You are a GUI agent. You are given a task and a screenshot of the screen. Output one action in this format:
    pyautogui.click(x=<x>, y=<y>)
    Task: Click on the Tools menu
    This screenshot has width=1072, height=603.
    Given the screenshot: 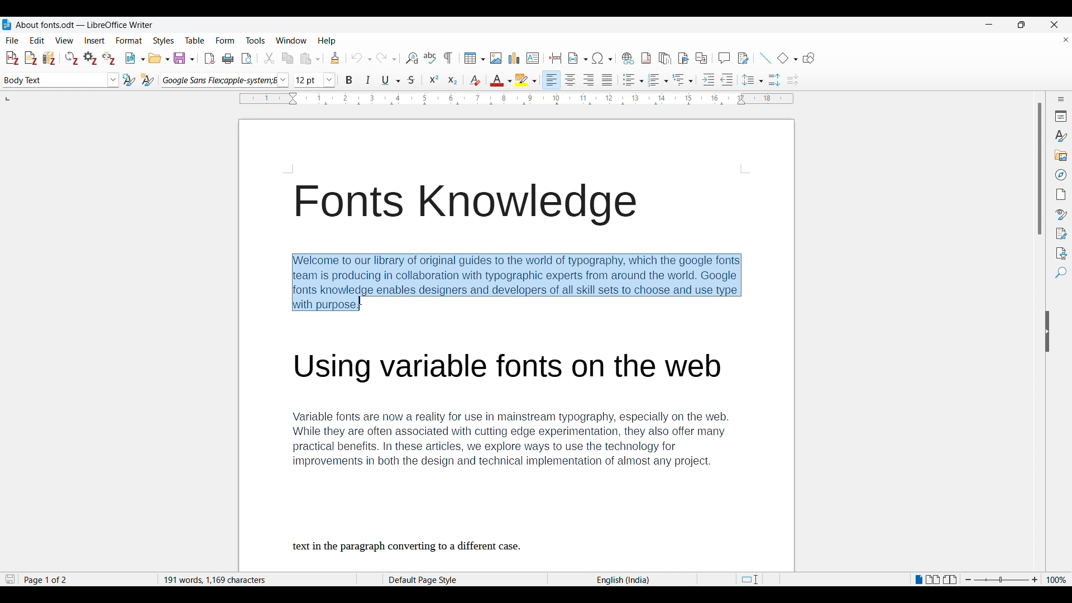 What is the action you would take?
    pyautogui.click(x=256, y=41)
    